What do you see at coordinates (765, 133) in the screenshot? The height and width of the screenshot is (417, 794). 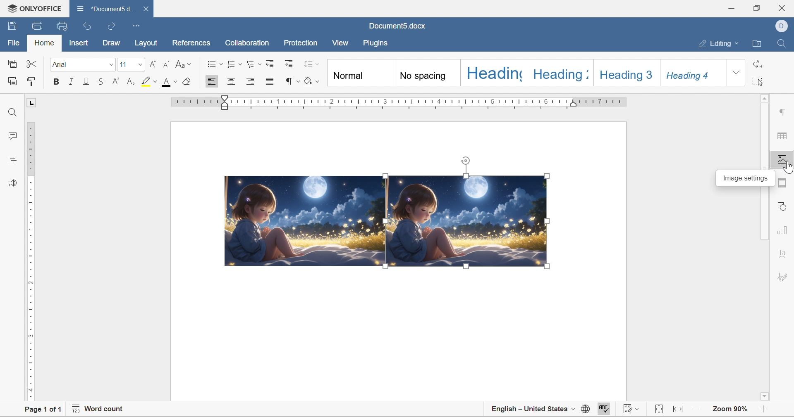 I see `scroll bar` at bounding box center [765, 133].